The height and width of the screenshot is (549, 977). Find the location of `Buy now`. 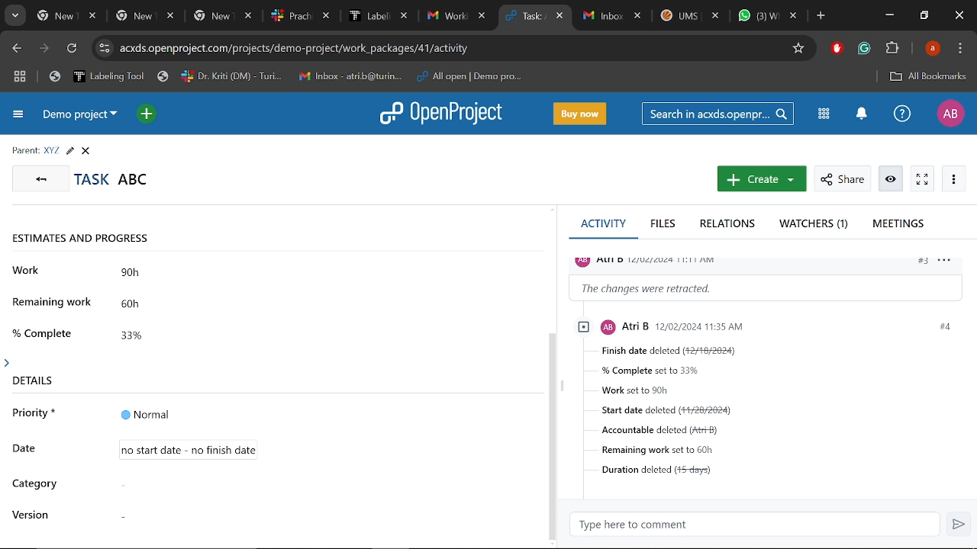

Buy now is located at coordinates (582, 114).